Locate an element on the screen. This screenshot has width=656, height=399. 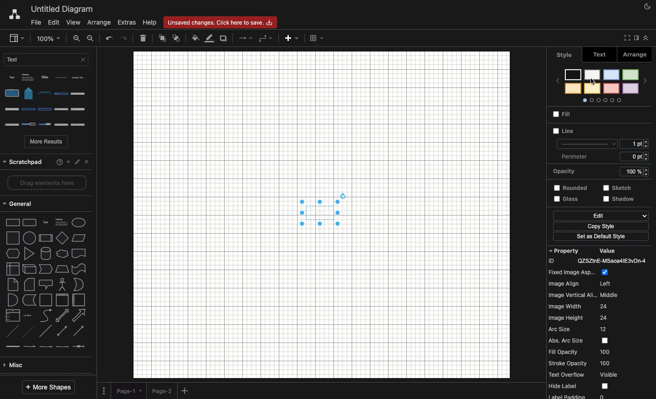
Duplicate is located at coordinates (224, 39).